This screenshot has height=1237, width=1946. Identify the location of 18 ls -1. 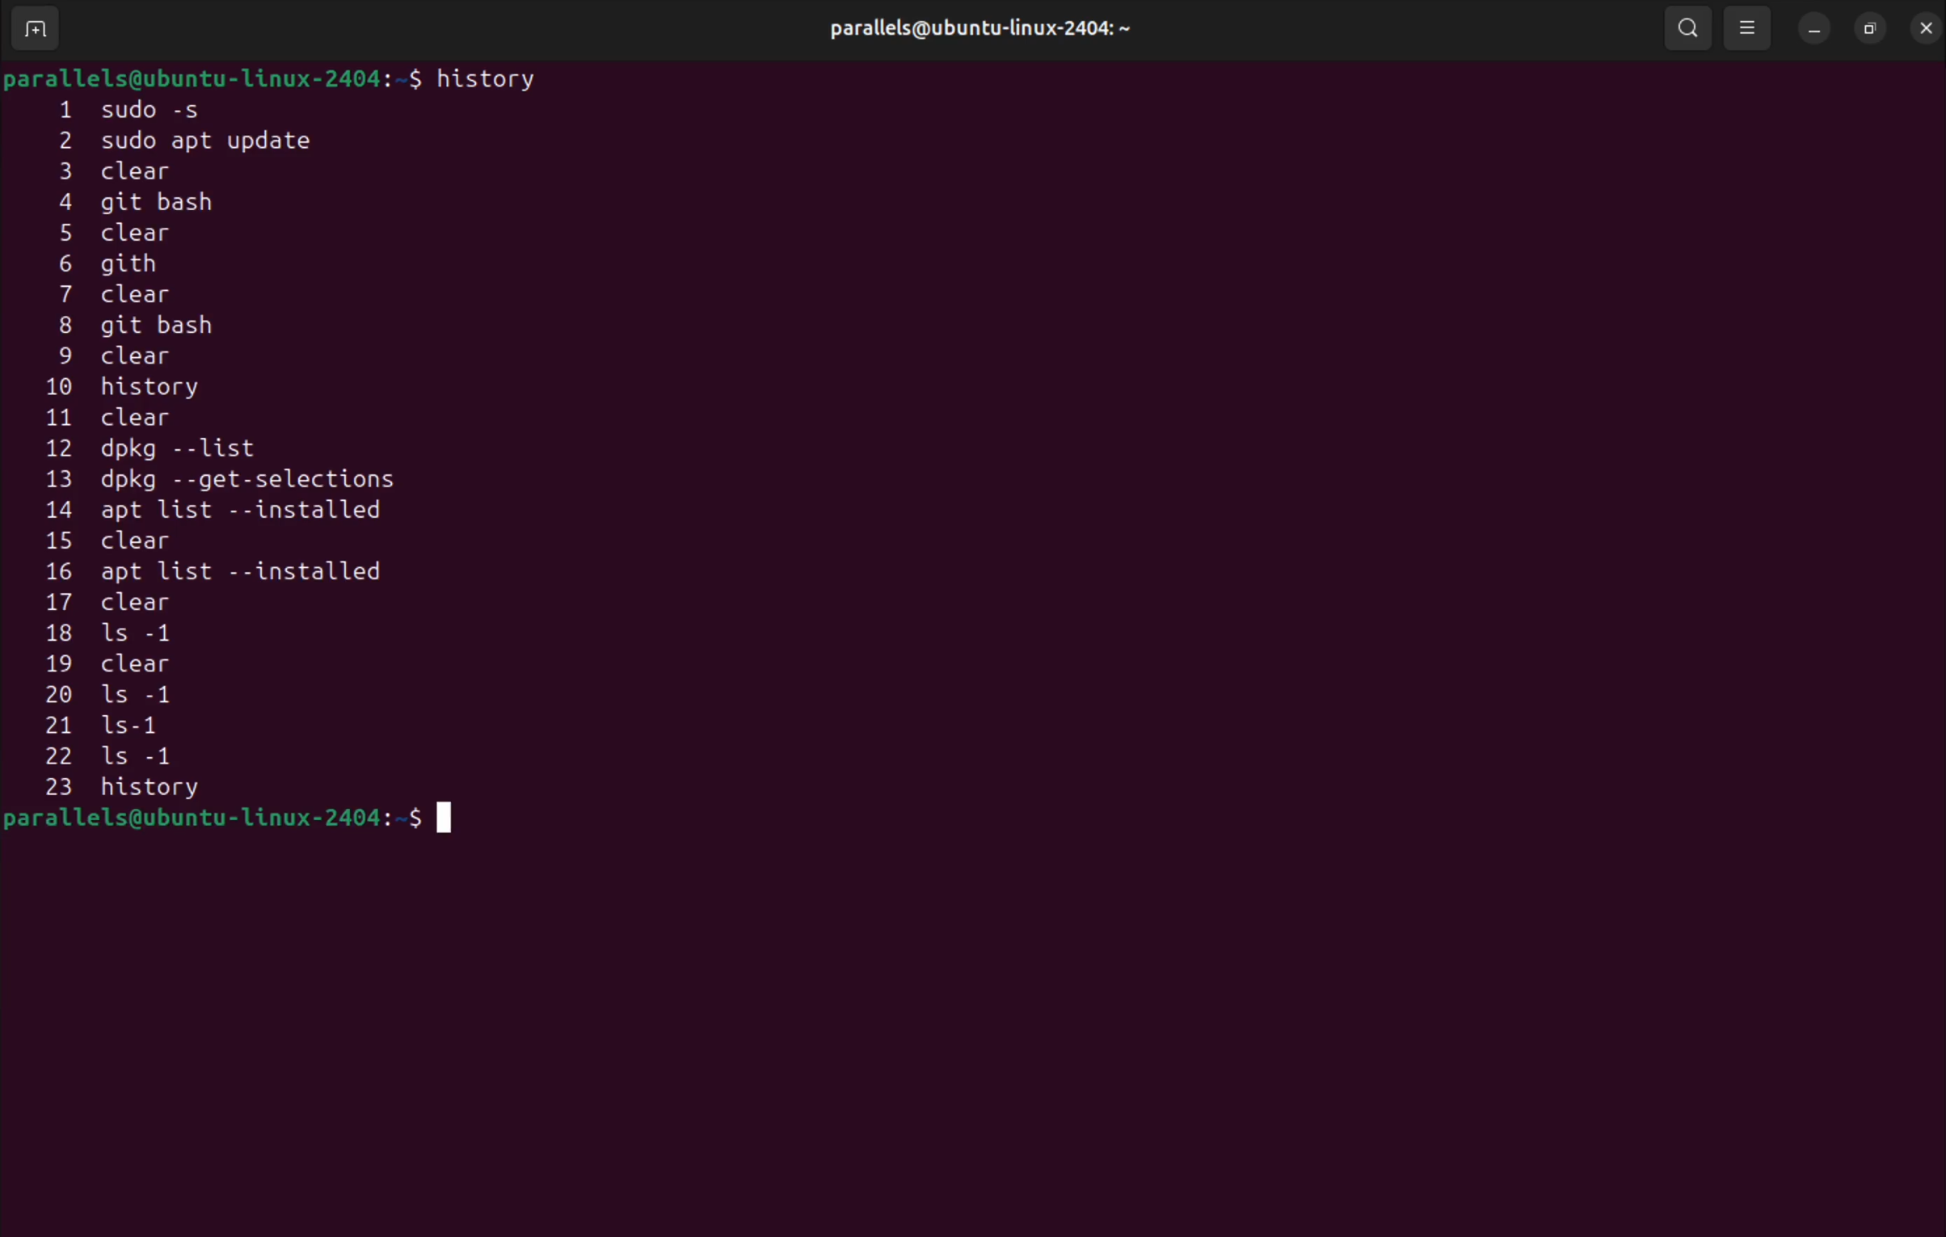
(122, 634).